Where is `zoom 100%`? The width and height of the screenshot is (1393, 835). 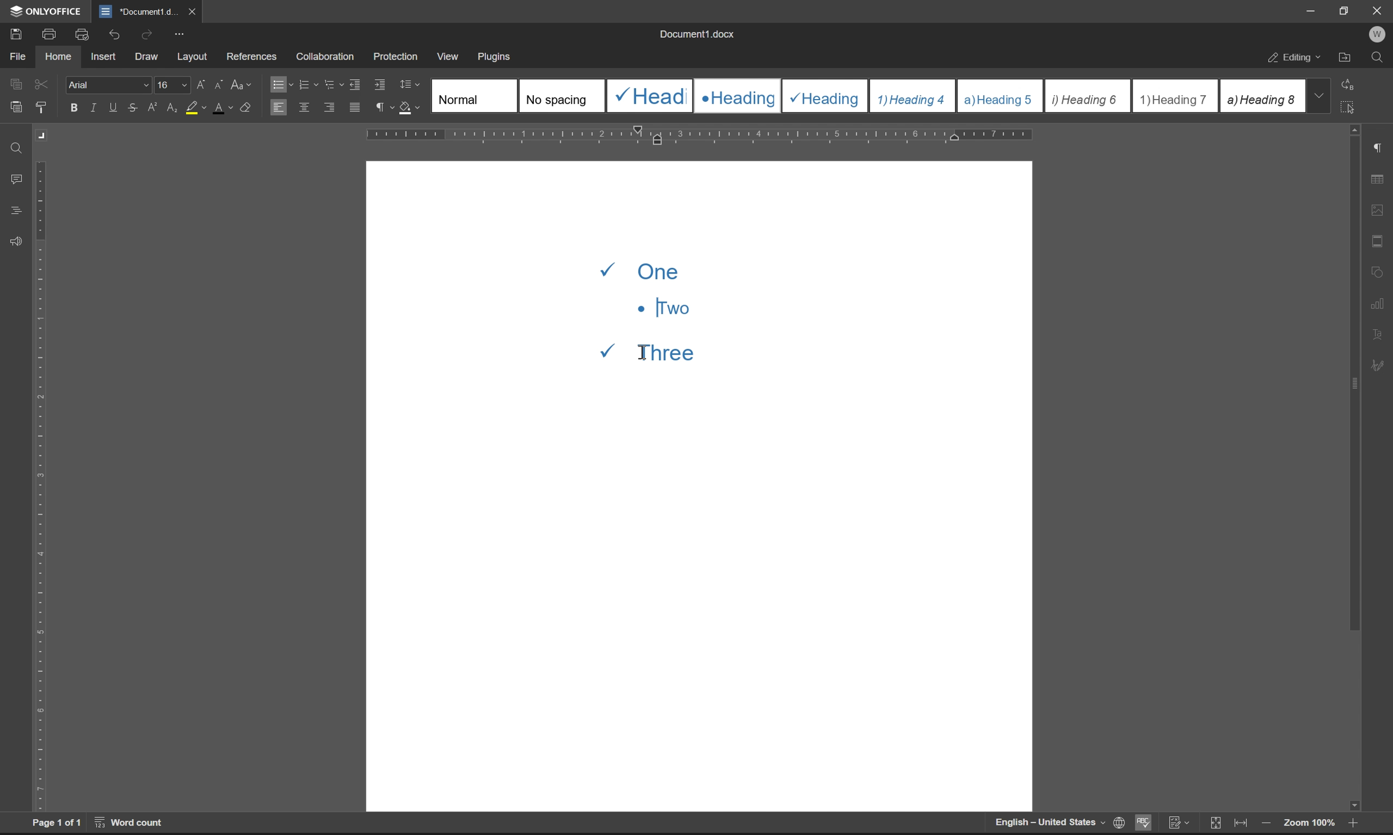
zoom 100% is located at coordinates (1309, 825).